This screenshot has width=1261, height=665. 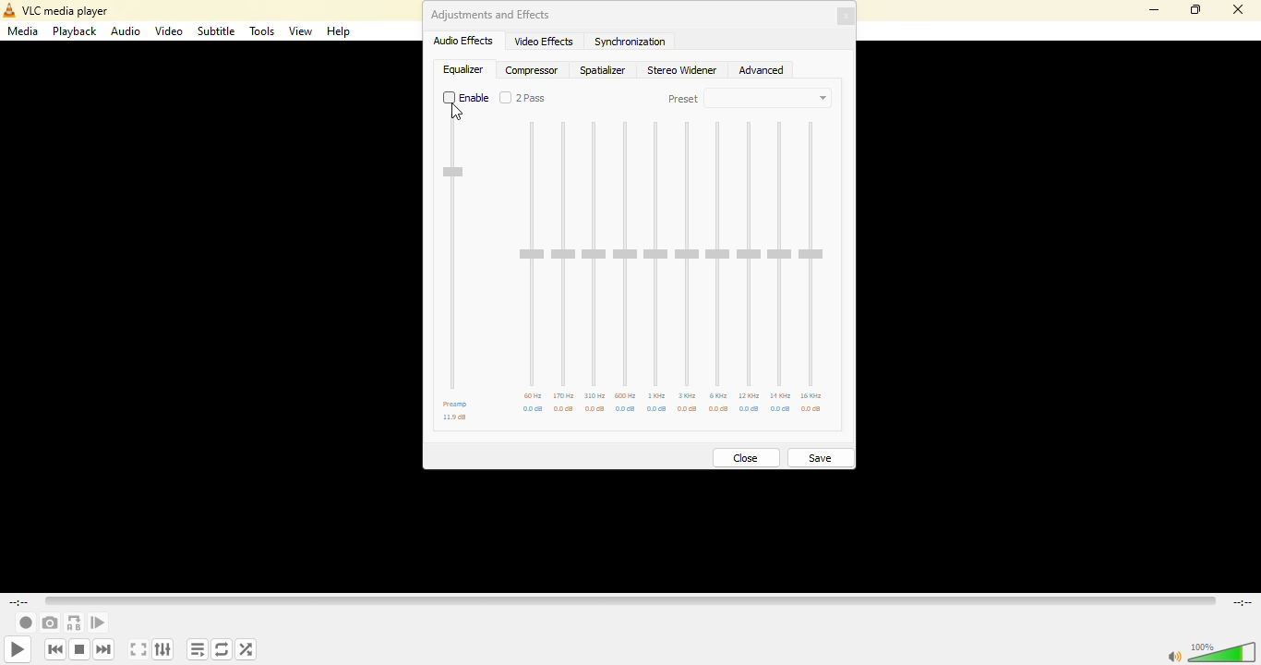 I want to click on db, so click(x=811, y=409).